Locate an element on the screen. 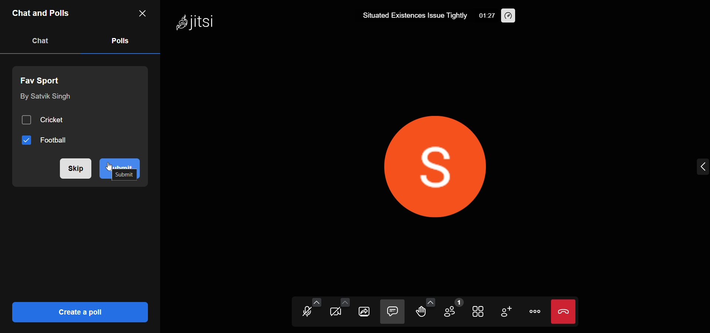  more emoji is located at coordinates (431, 301).